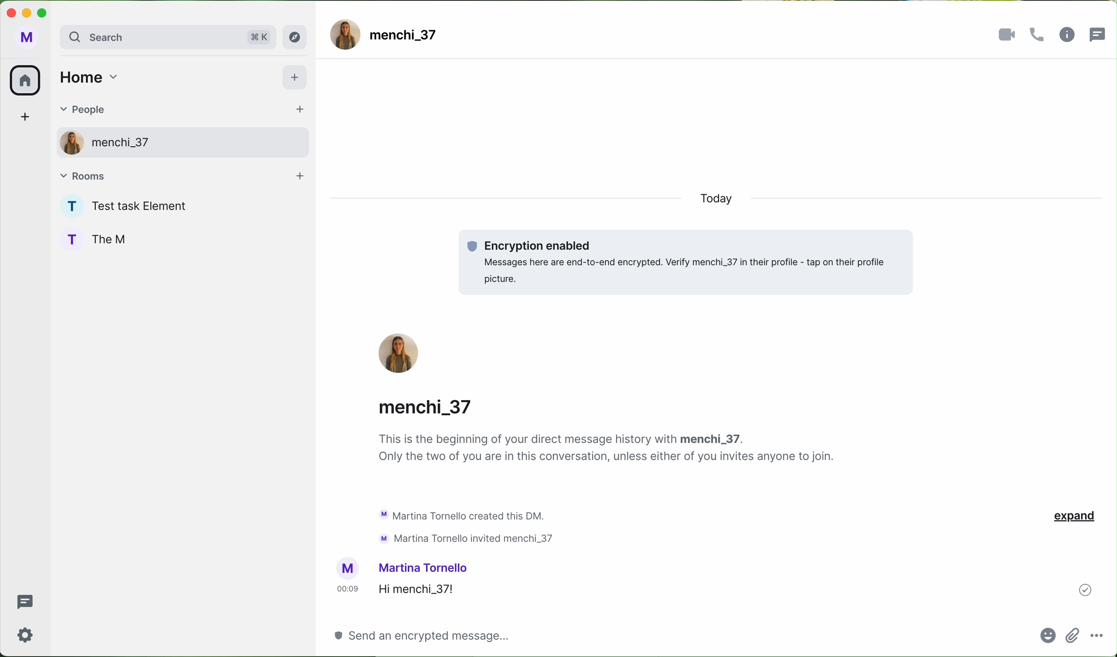  What do you see at coordinates (23, 602) in the screenshot?
I see `threads` at bounding box center [23, 602].